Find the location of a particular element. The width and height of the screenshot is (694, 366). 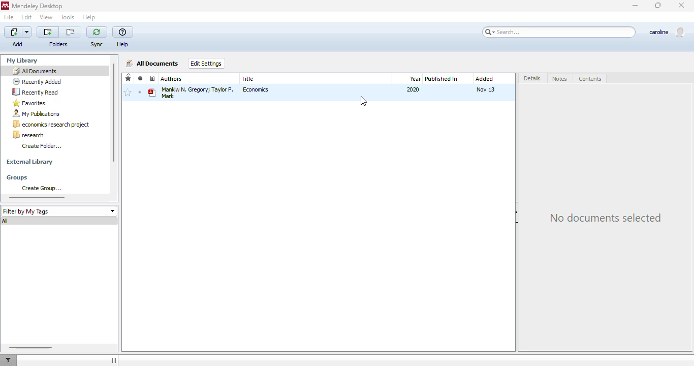

authors is located at coordinates (172, 79).